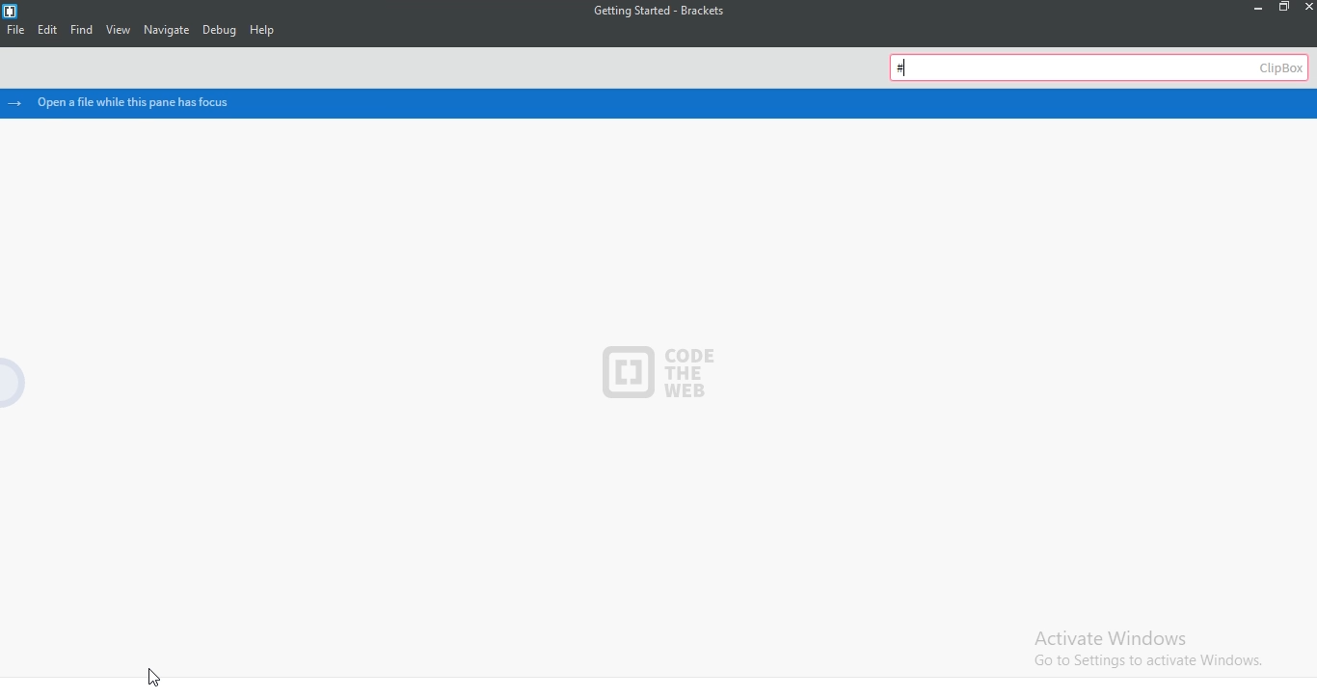 The image size is (1317, 698). Describe the element at coordinates (1308, 11) in the screenshot. I see `close` at that location.